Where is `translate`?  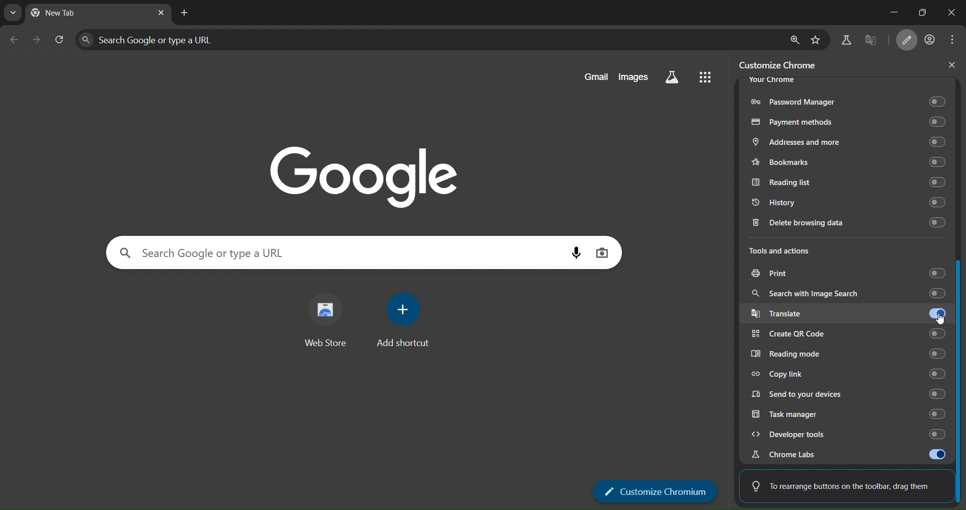 translate is located at coordinates (873, 39).